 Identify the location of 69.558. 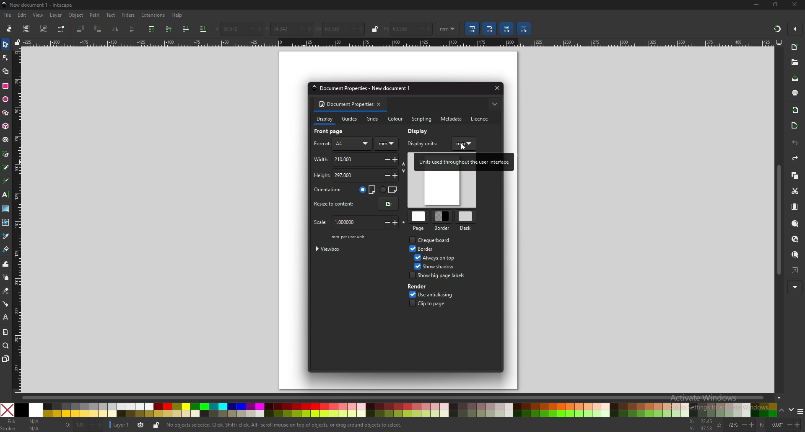
(402, 29).